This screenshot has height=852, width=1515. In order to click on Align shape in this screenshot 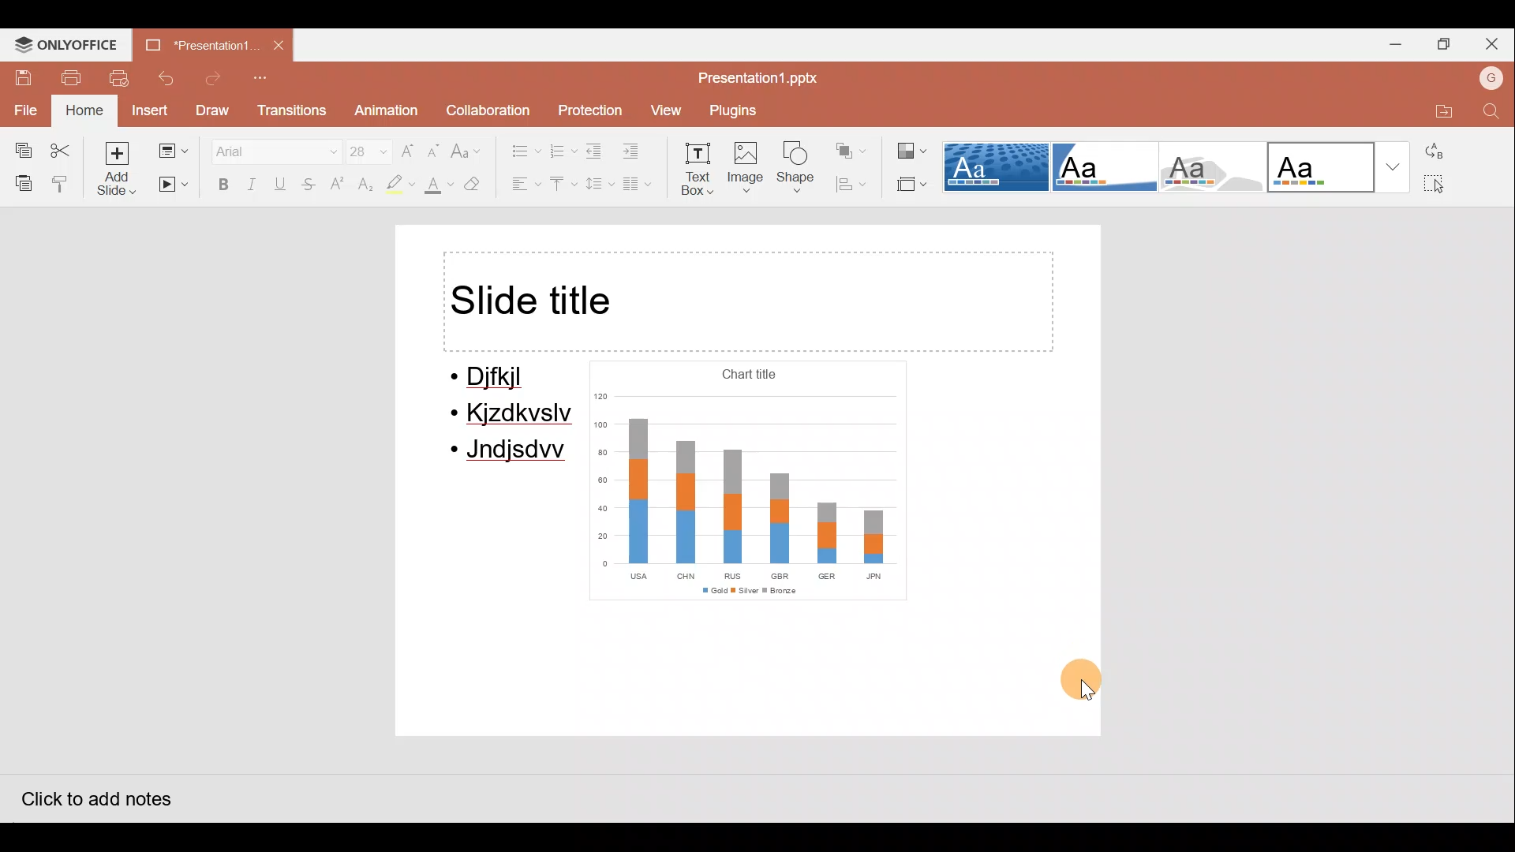, I will do `click(851, 185)`.